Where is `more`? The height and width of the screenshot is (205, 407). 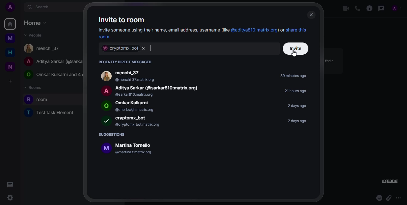
more is located at coordinates (401, 197).